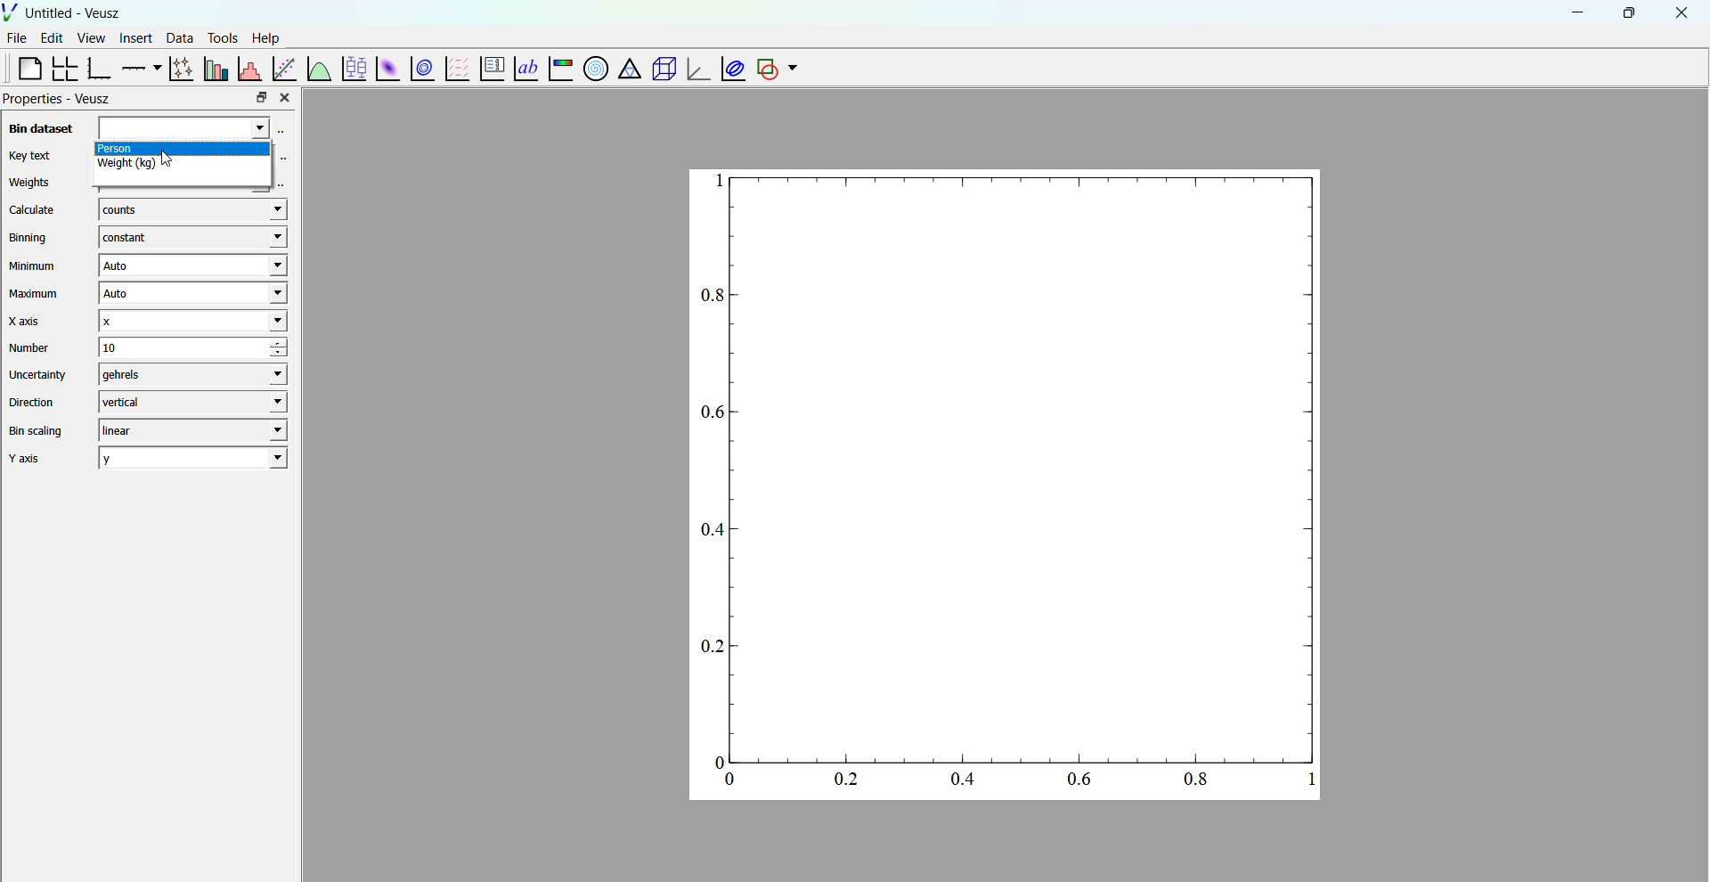 Image resolution: width=1710 pixels, height=882 pixels. What do you see at coordinates (1311, 780) in the screenshot?
I see `1` at bounding box center [1311, 780].